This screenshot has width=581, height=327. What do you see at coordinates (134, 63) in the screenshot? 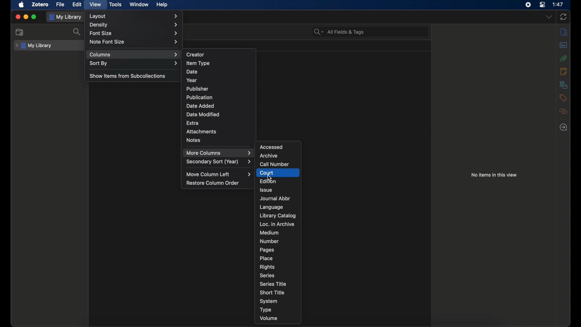
I see `sort by` at bounding box center [134, 63].